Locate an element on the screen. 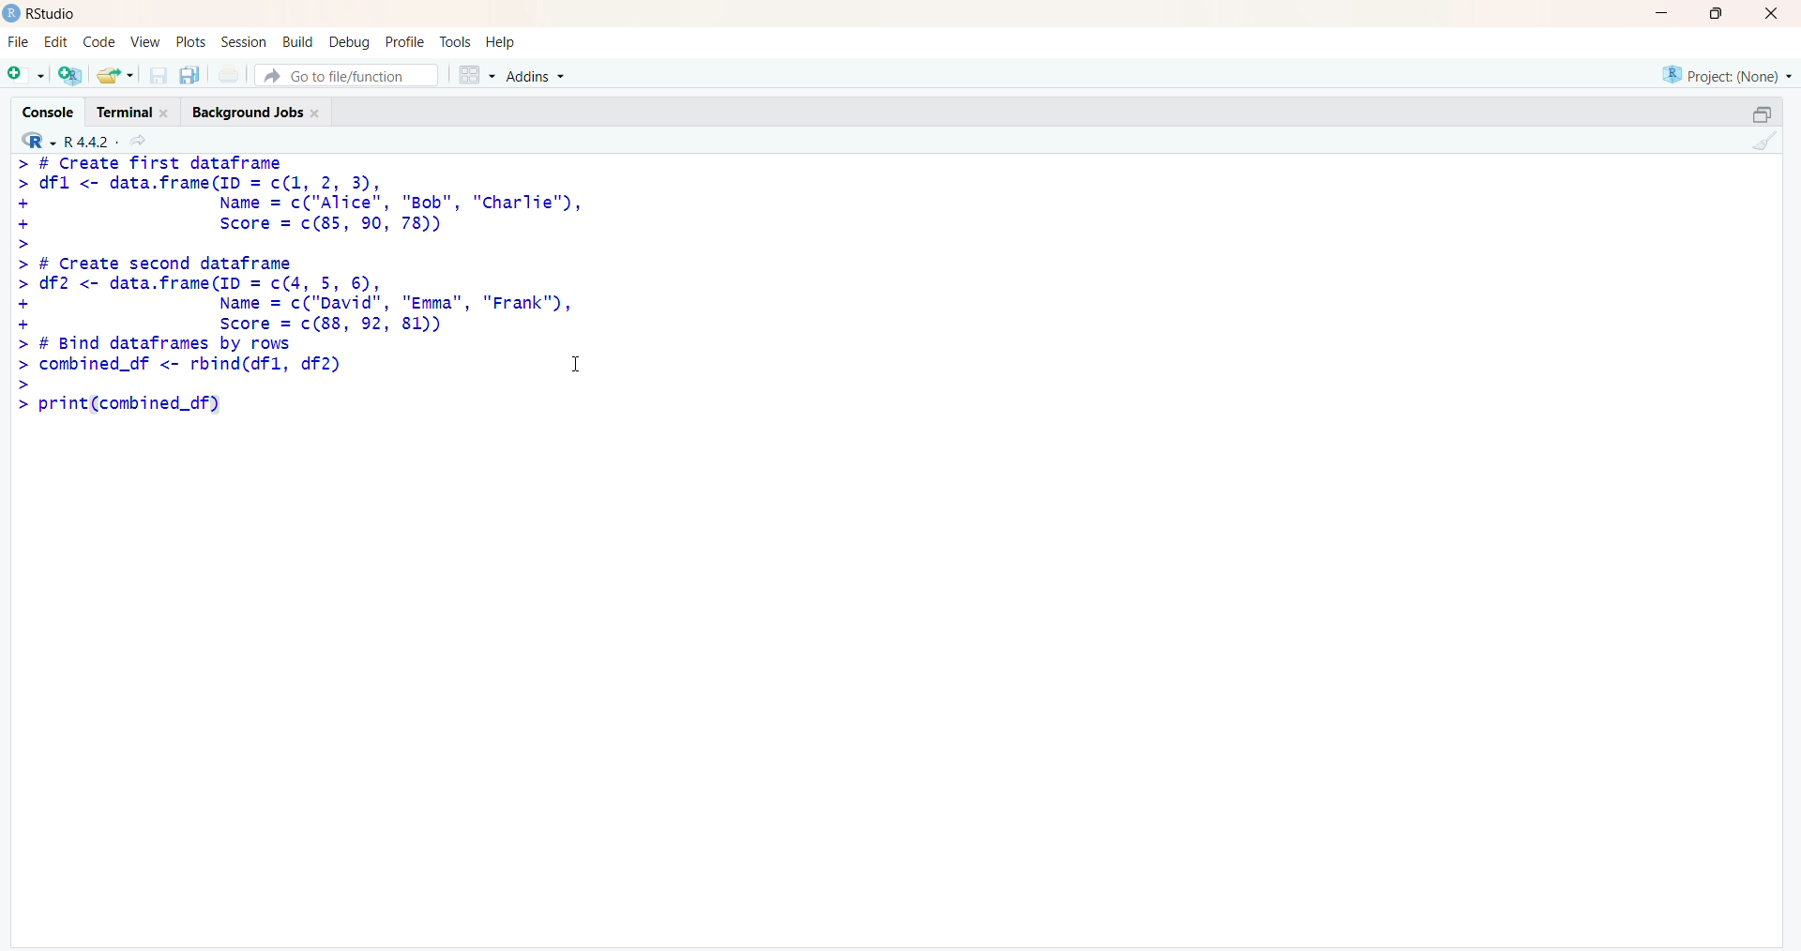 The height and width of the screenshot is (951, 1801). Code is located at coordinates (98, 41).